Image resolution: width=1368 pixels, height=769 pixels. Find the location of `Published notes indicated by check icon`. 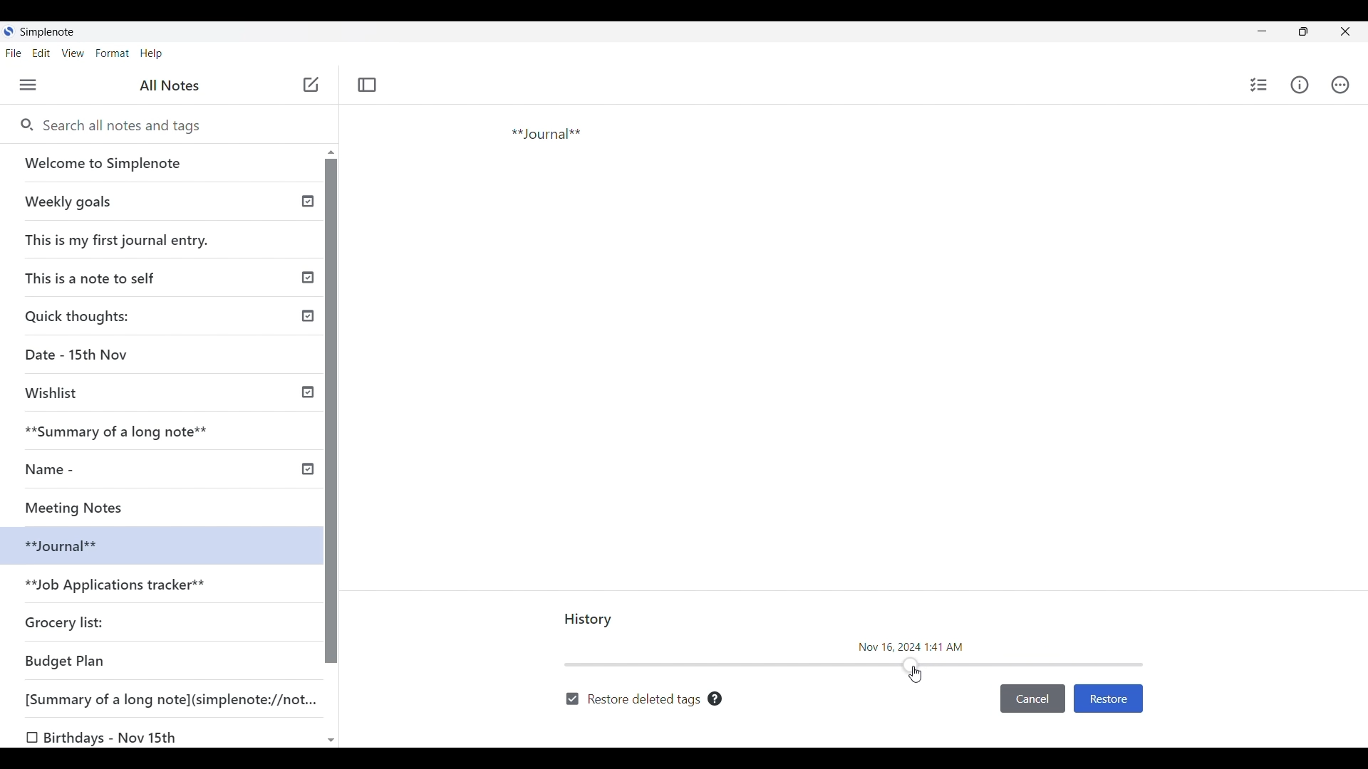

Published notes indicated by check icon is located at coordinates (308, 335).